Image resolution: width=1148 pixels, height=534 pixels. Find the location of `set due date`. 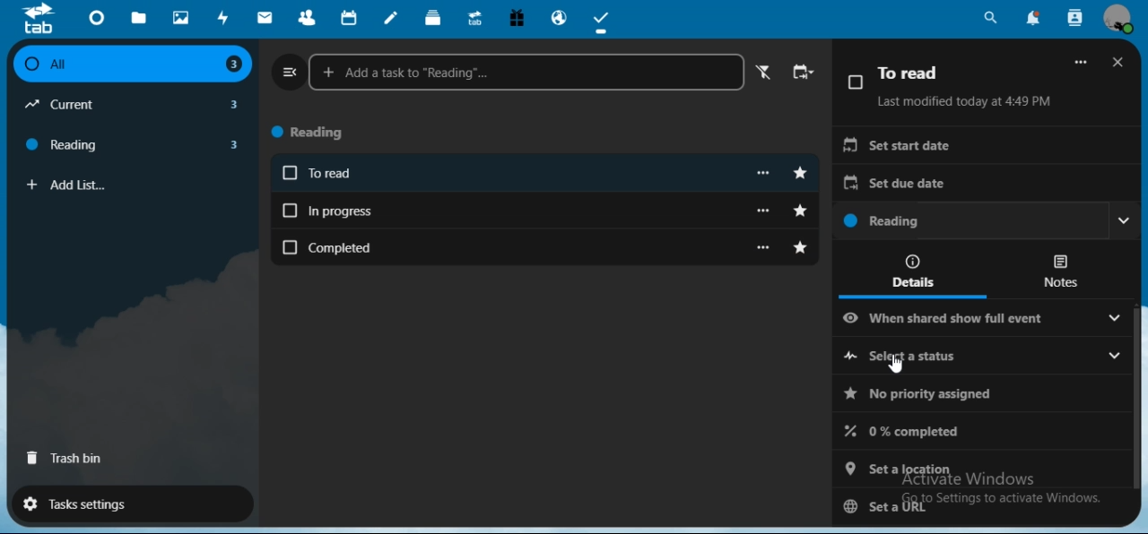

set due date is located at coordinates (983, 185).